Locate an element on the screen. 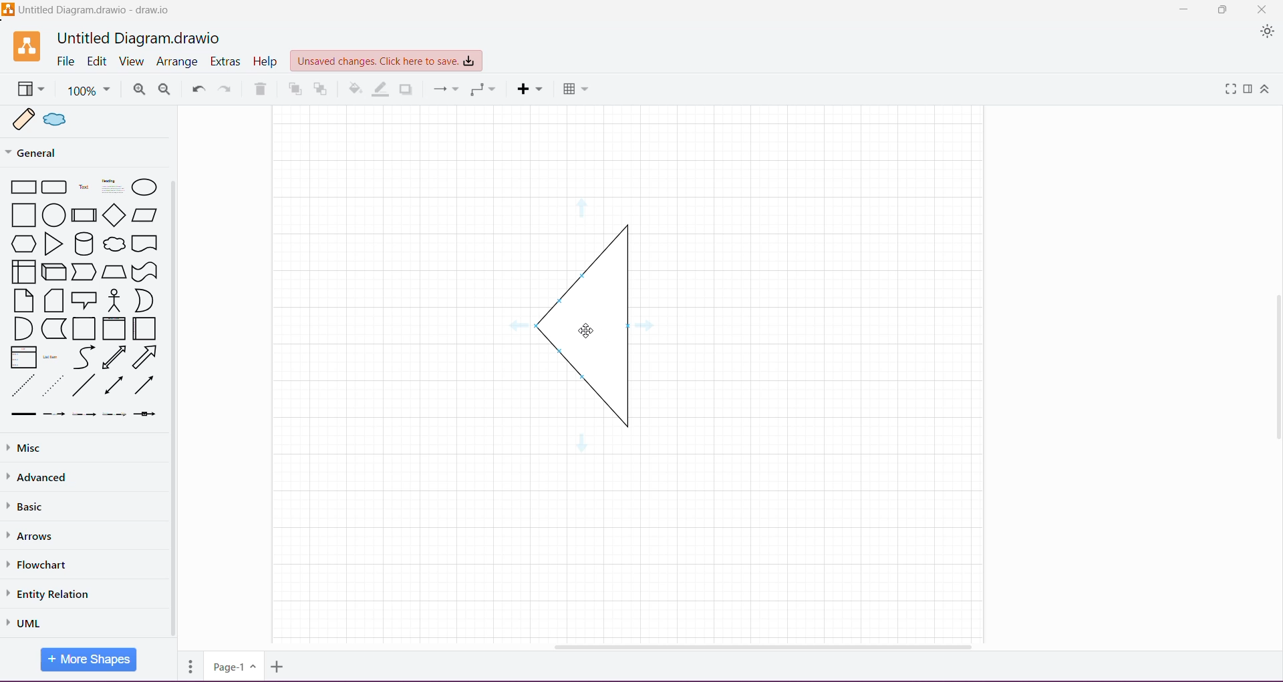 The image size is (1283, 682). Unsaved Changes. Click here to save is located at coordinates (386, 61).